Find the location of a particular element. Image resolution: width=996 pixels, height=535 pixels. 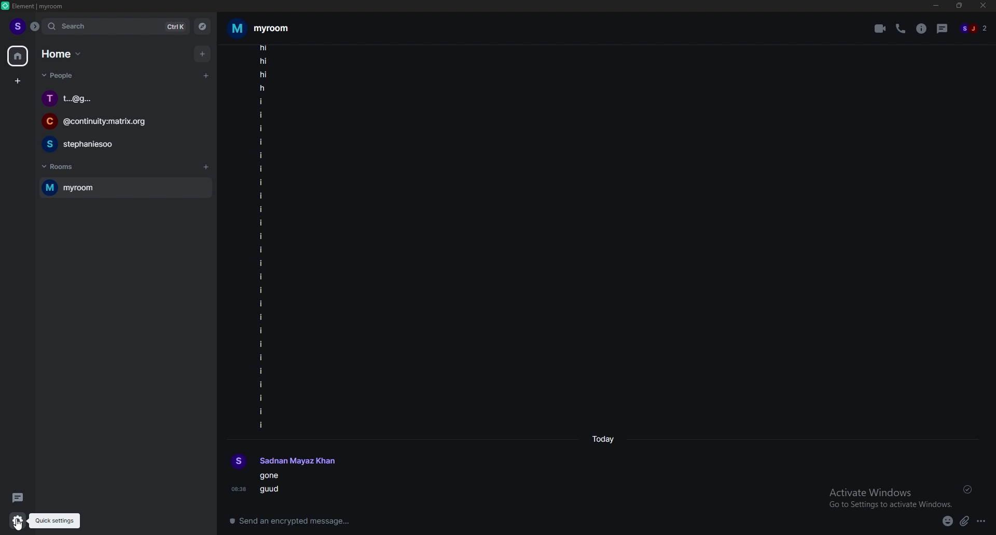

voice call is located at coordinates (901, 29).